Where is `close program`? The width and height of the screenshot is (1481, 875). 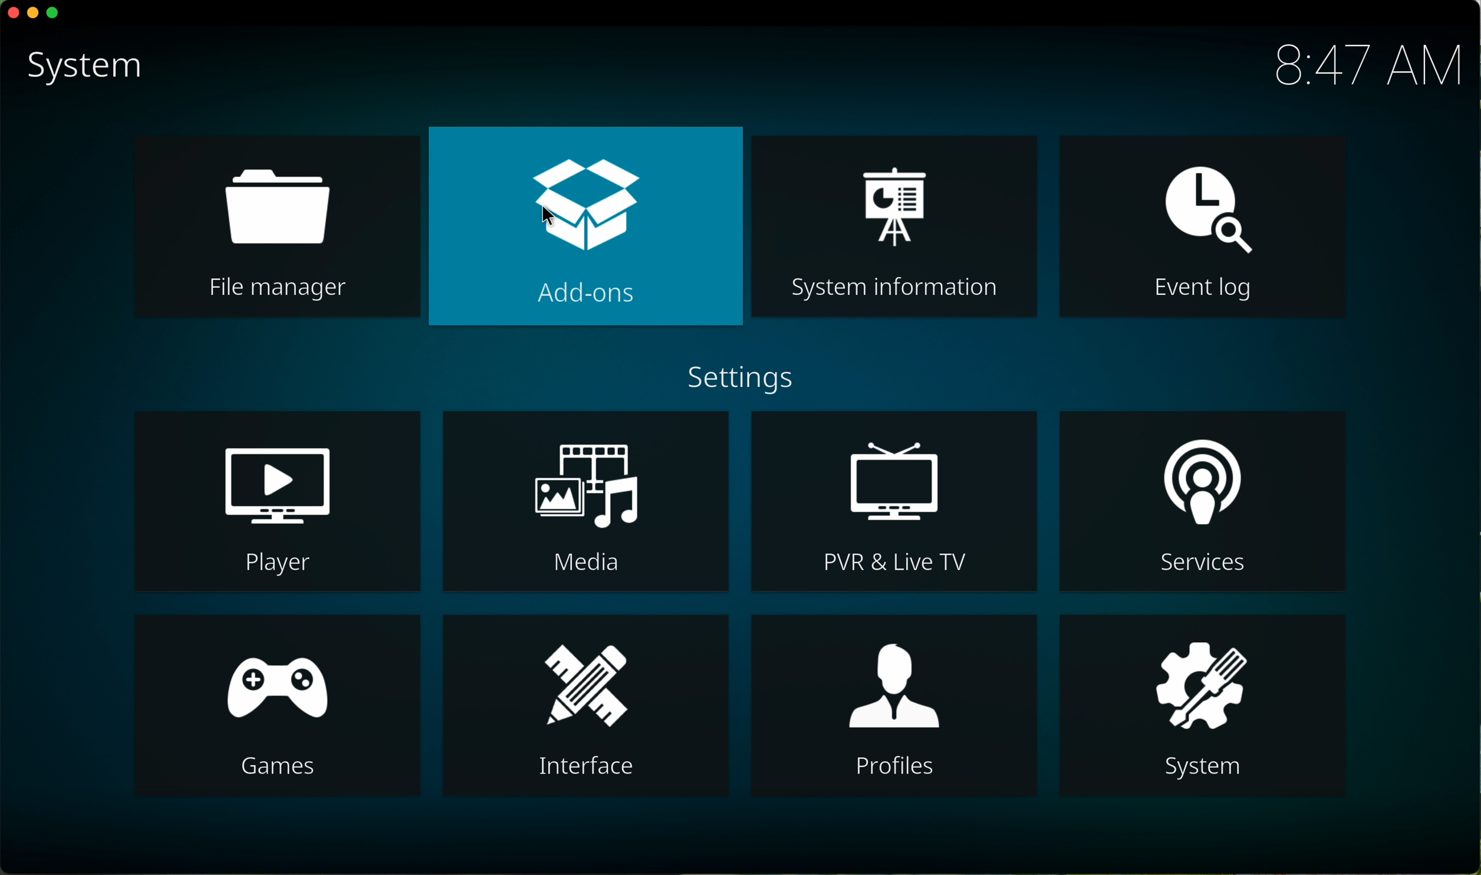 close program is located at coordinates (11, 14).